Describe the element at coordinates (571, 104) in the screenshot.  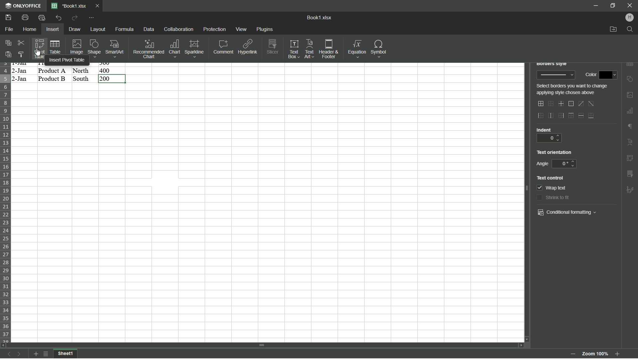
I see `outer border only` at that location.